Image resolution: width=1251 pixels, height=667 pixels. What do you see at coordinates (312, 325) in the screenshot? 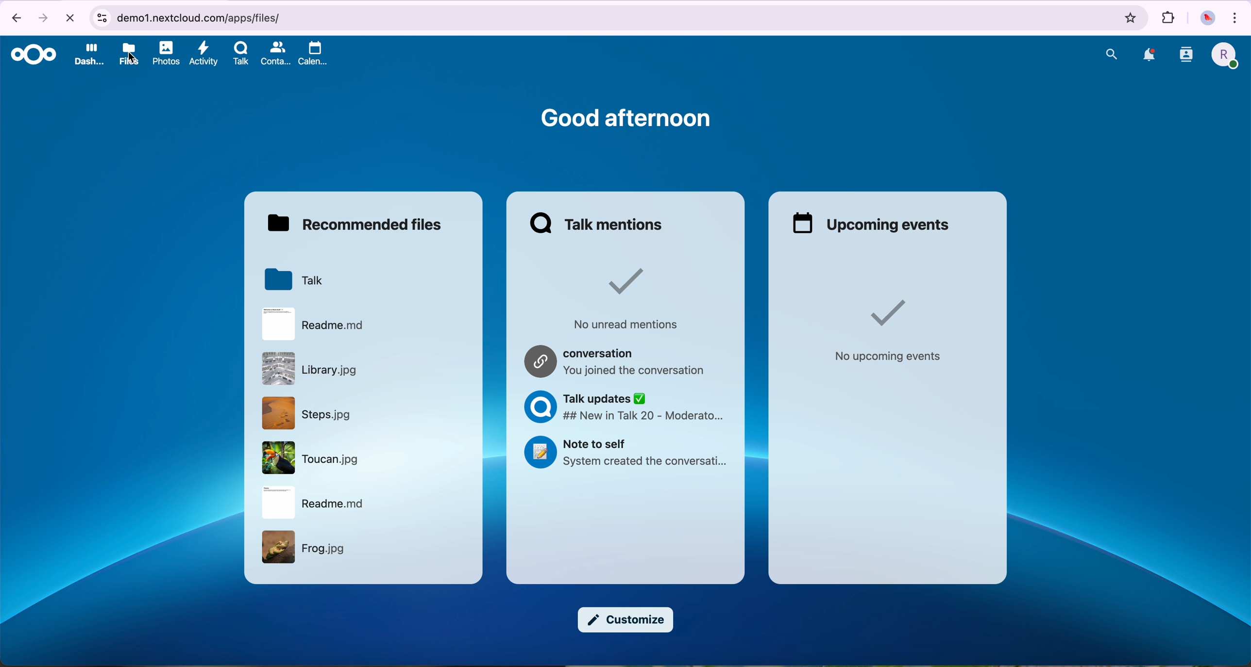
I see `readme.md` at bounding box center [312, 325].